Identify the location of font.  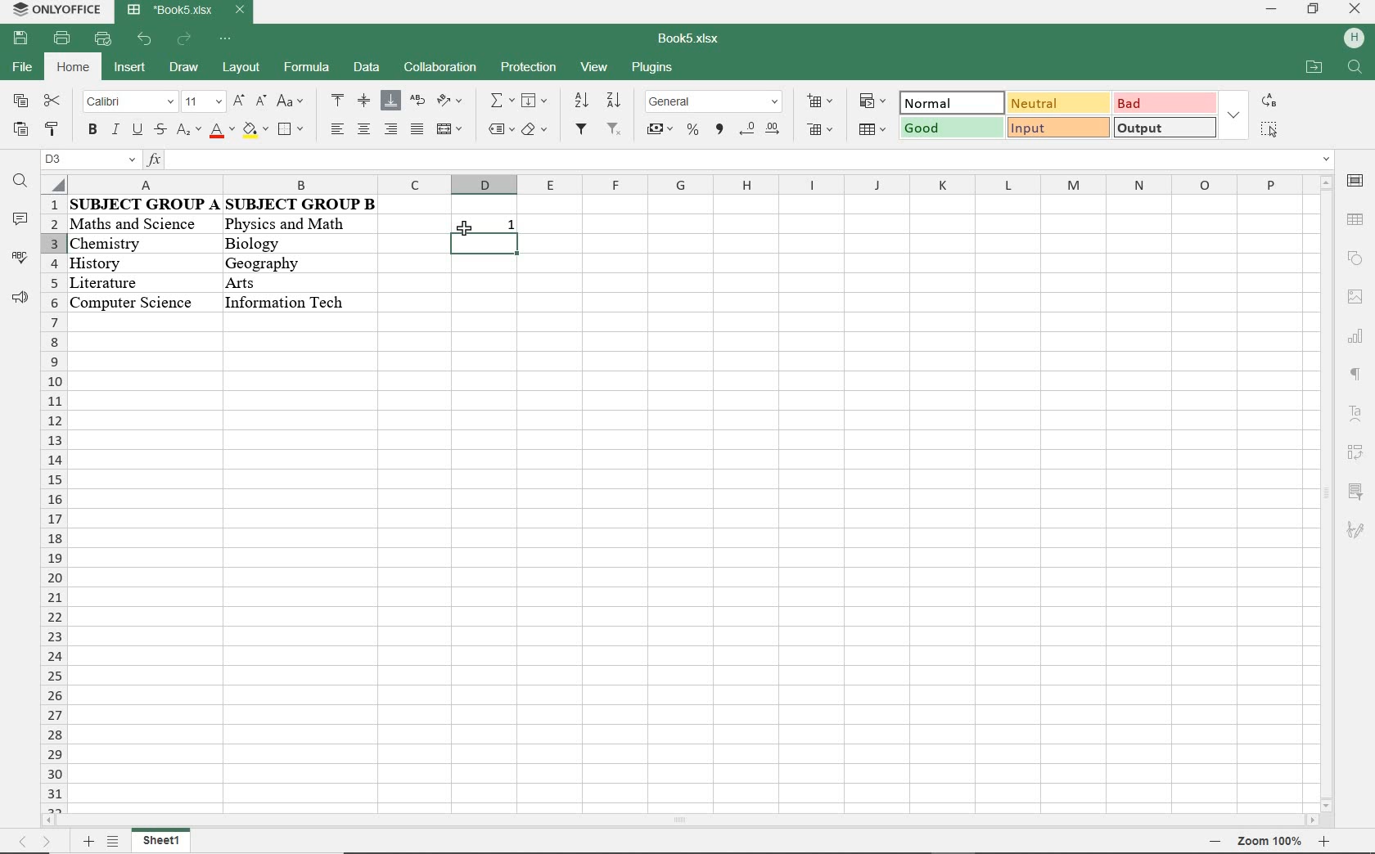
(129, 103).